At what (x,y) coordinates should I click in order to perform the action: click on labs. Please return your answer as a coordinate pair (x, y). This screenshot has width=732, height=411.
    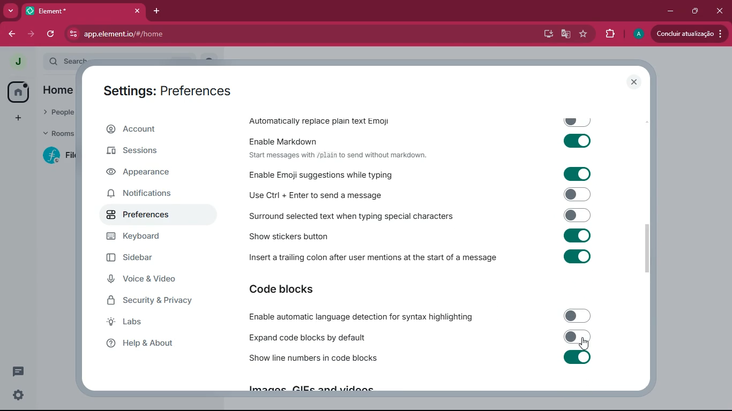
    Looking at the image, I should click on (155, 324).